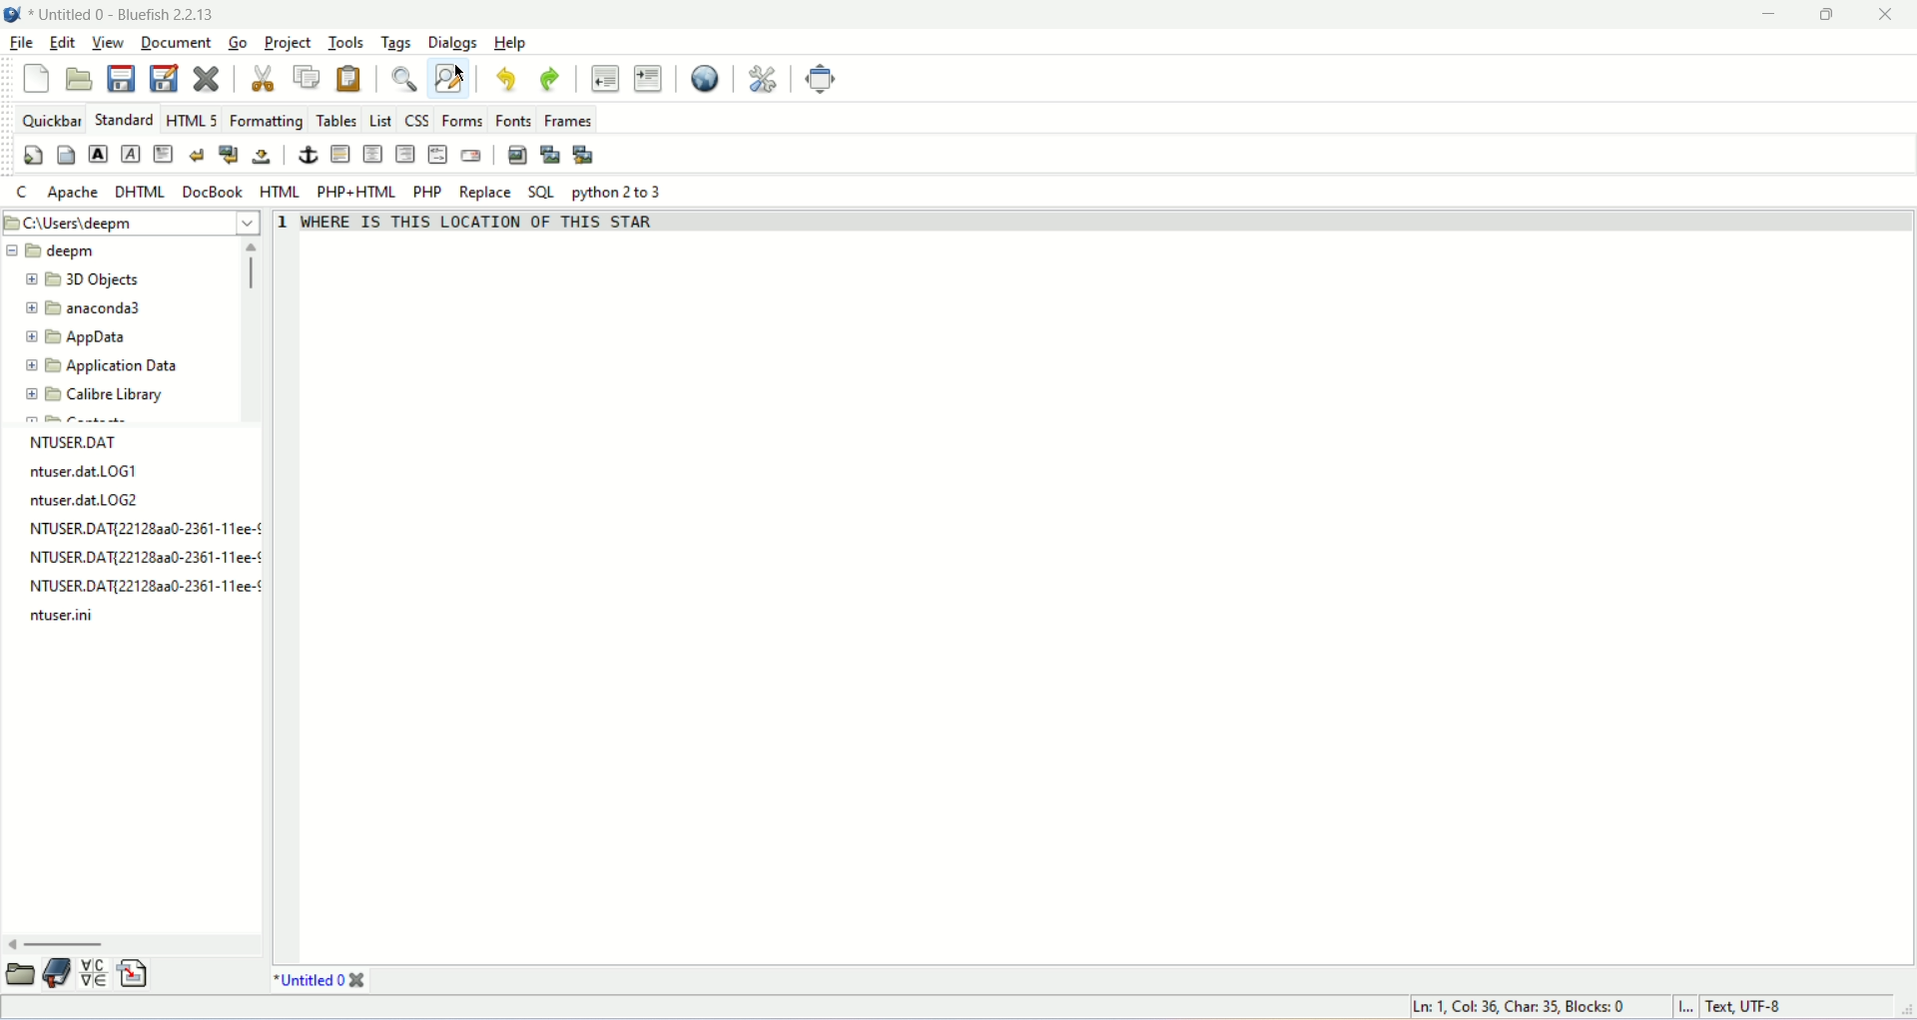  What do you see at coordinates (87, 500) in the screenshot?
I see `ntuser.dat LOG2` at bounding box center [87, 500].